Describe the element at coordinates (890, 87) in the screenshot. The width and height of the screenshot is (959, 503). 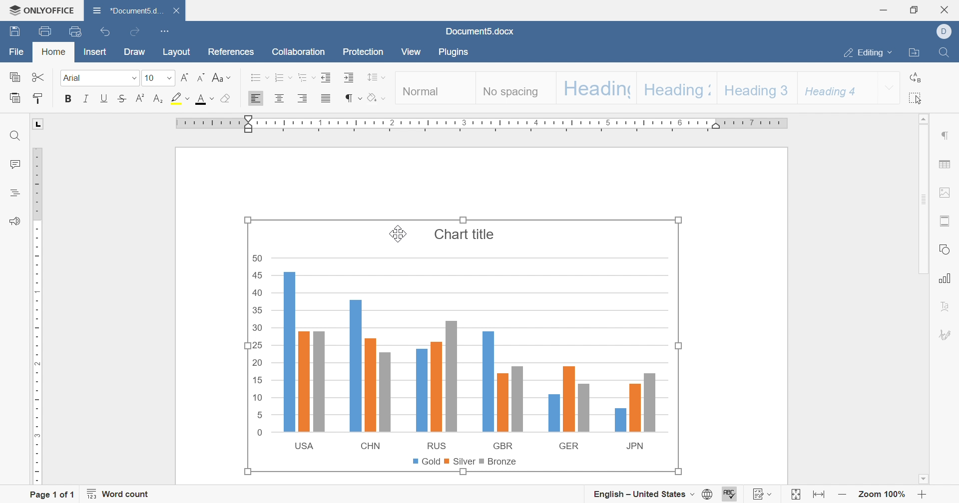
I see `drop down` at that location.